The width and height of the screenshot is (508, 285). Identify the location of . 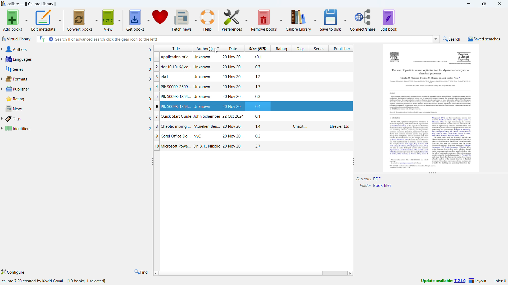
(430, 104).